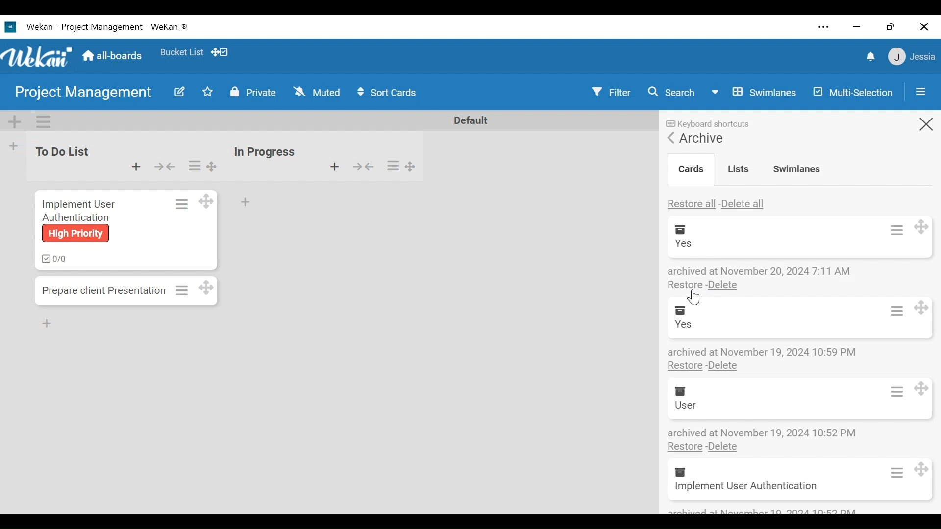 This screenshot has height=529, width=941. I want to click on Implement user authentication, so click(78, 210).